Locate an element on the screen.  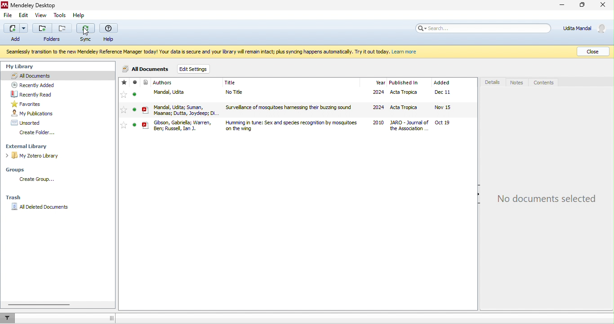
my zotero library is located at coordinates (35, 155).